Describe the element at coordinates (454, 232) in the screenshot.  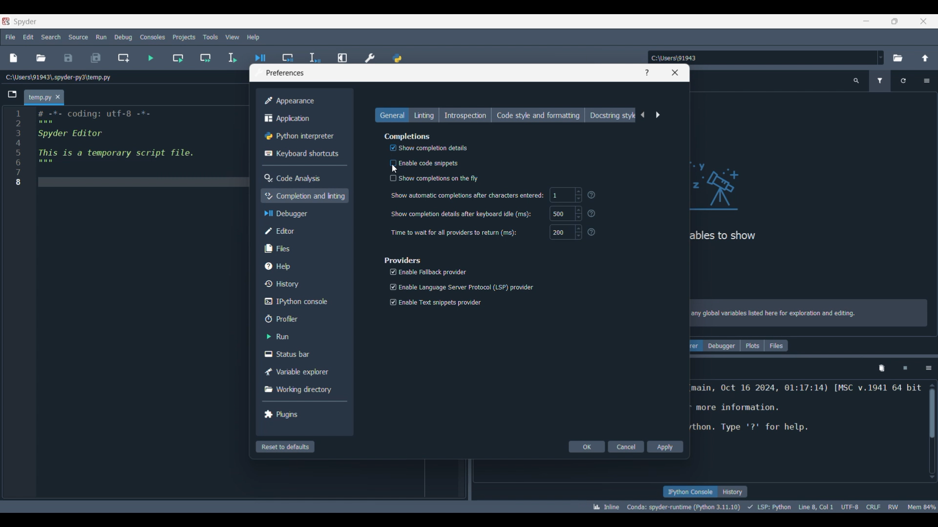
I see `Time to wait for all providers to return (ms):` at that location.